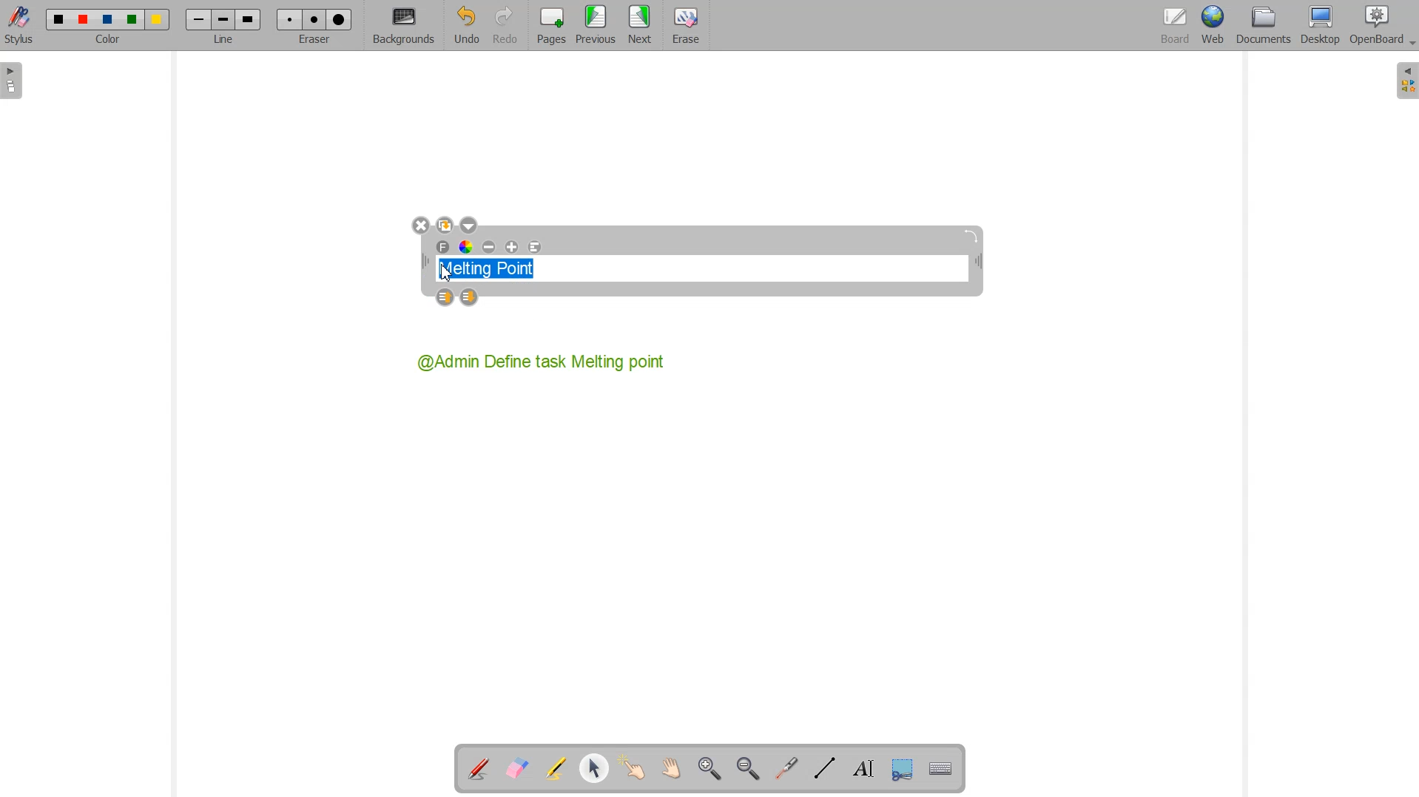 Image resolution: width=1419 pixels, height=797 pixels. What do you see at coordinates (557, 770) in the screenshot?
I see `Highlight` at bounding box center [557, 770].